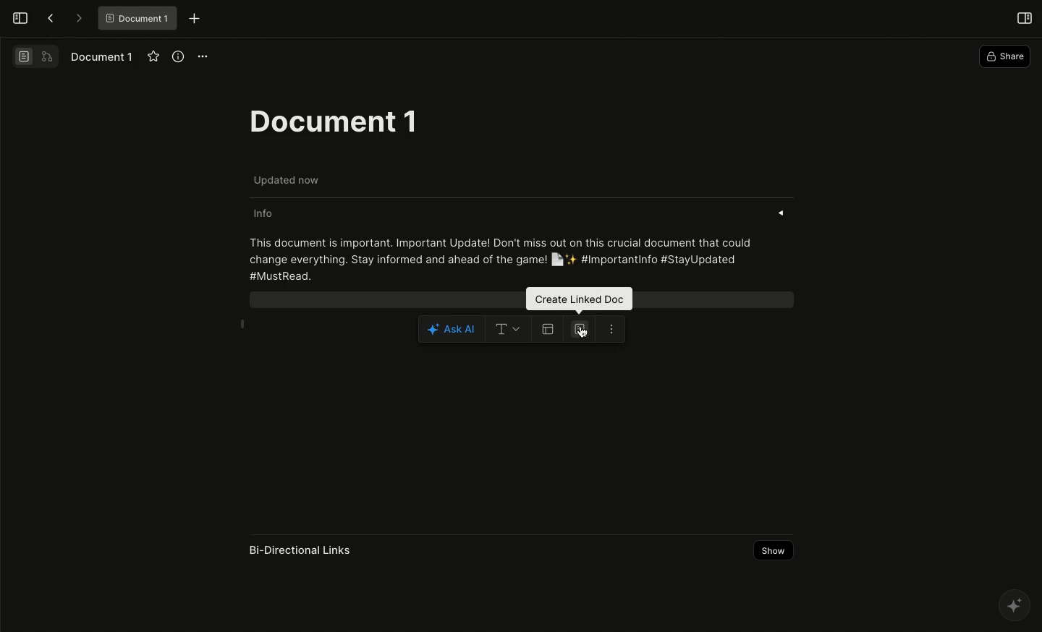 The height and width of the screenshot is (632, 1042). I want to click on Info «, so click(533, 214).